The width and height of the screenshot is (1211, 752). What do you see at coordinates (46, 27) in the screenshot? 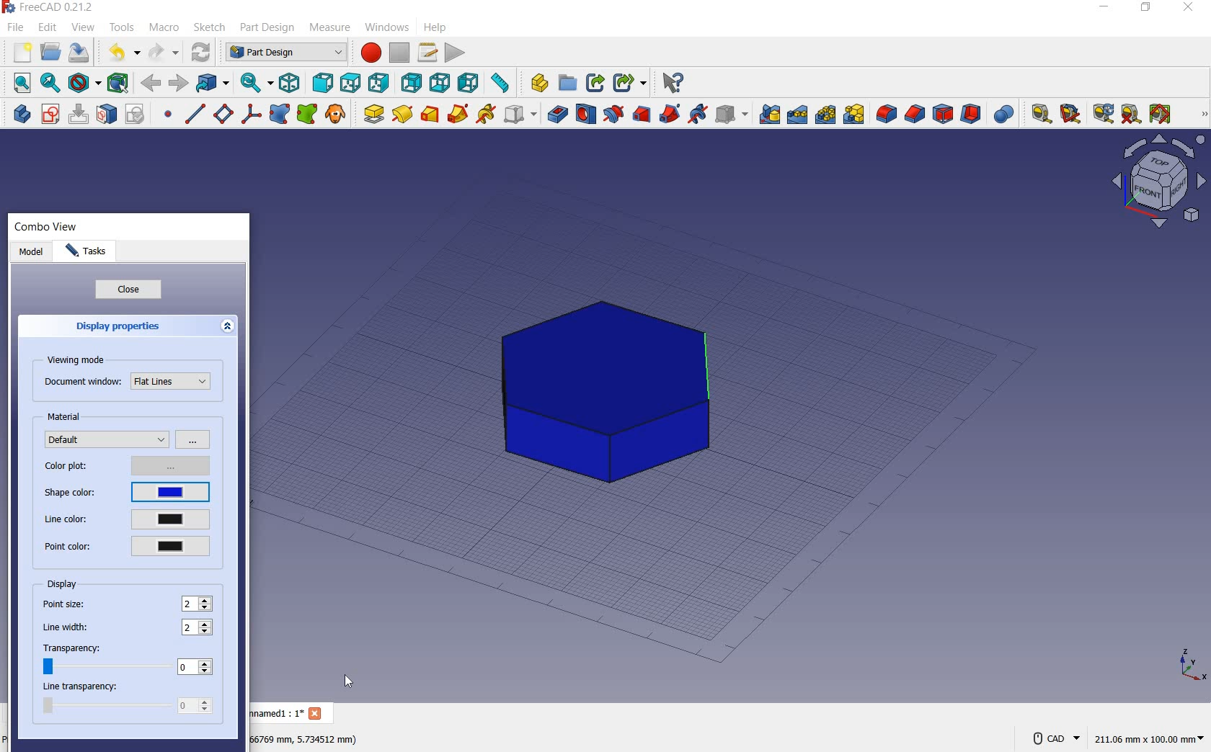
I see `edit` at bounding box center [46, 27].